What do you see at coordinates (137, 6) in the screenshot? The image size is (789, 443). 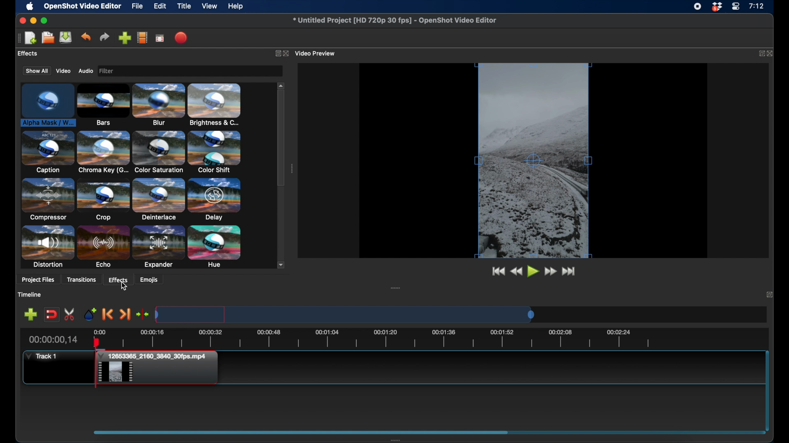 I see `file` at bounding box center [137, 6].